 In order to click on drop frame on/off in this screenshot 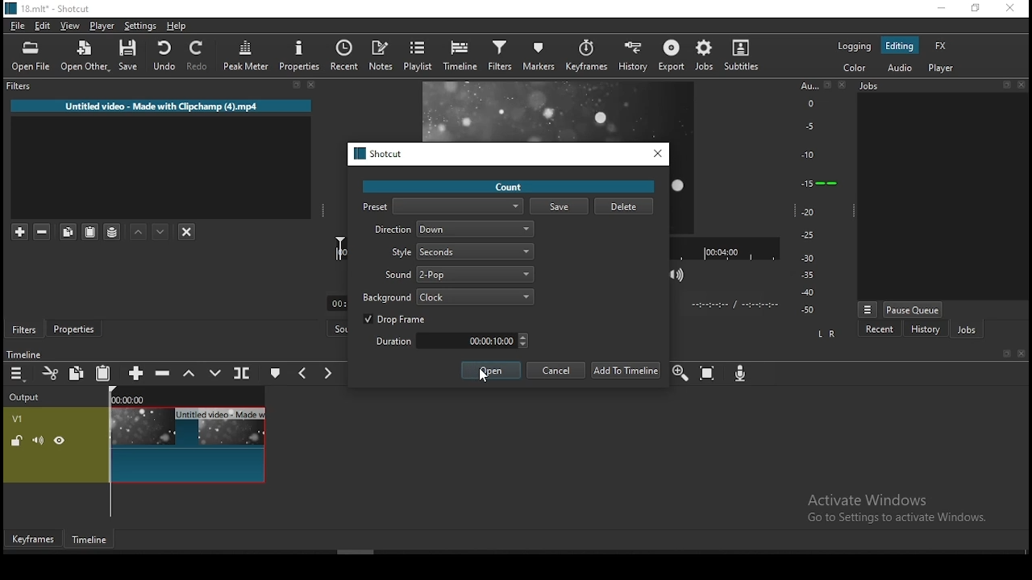, I will do `click(395, 317)`.